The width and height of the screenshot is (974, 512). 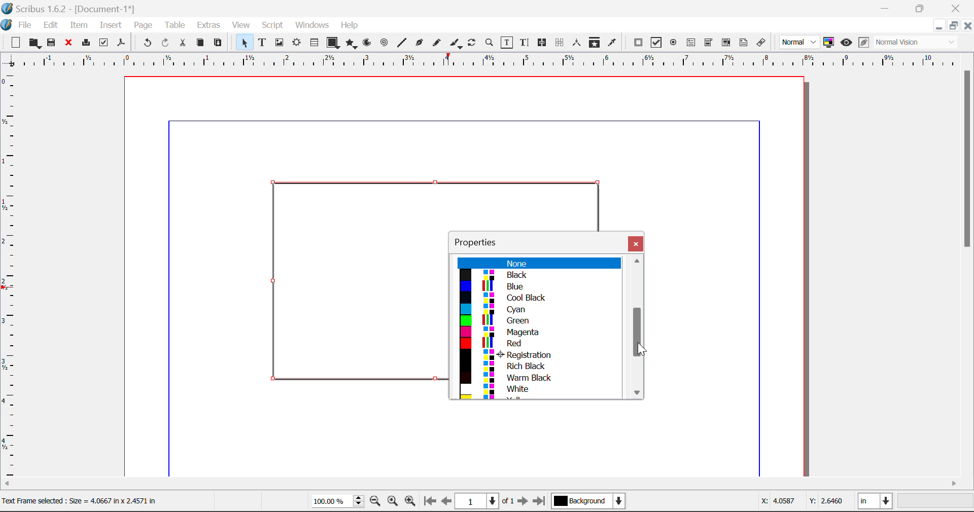 What do you see at coordinates (542, 43) in the screenshot?
I see `Link Frames` at bounding box center [542, 43].